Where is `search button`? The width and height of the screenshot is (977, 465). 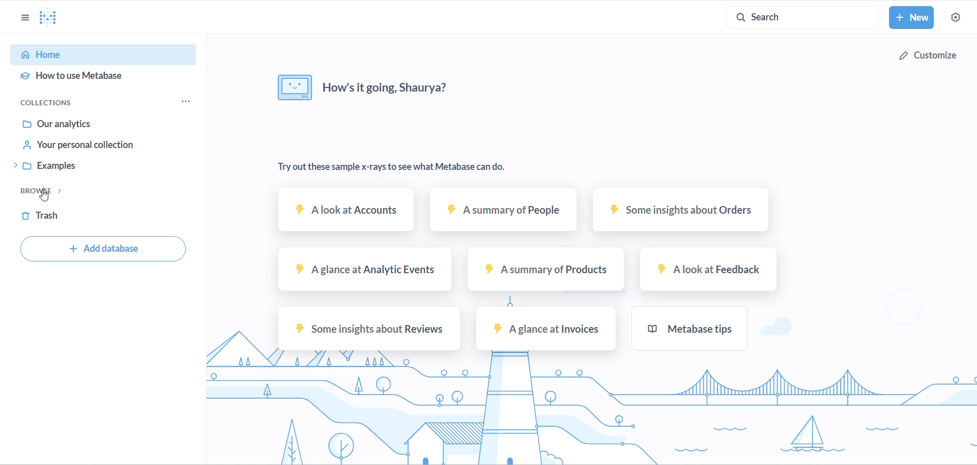 search button is located at coordinates (800, 17).